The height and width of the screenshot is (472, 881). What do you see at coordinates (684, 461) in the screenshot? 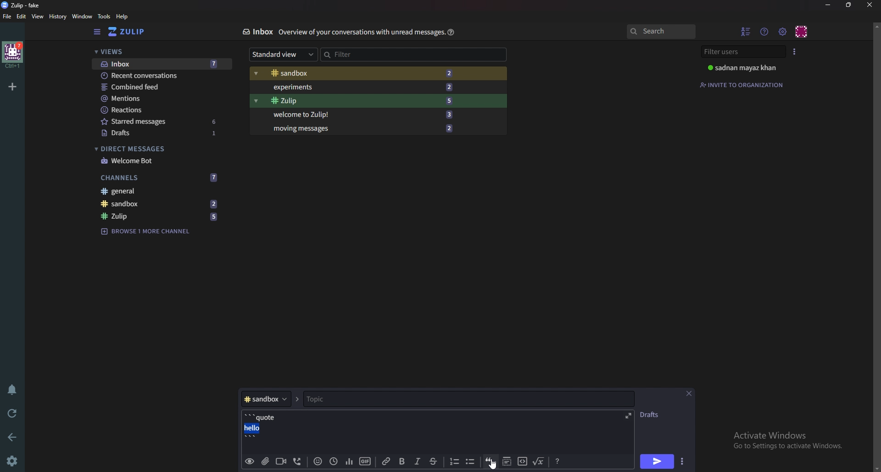
I see `send options` at bounding box center [684, 461].